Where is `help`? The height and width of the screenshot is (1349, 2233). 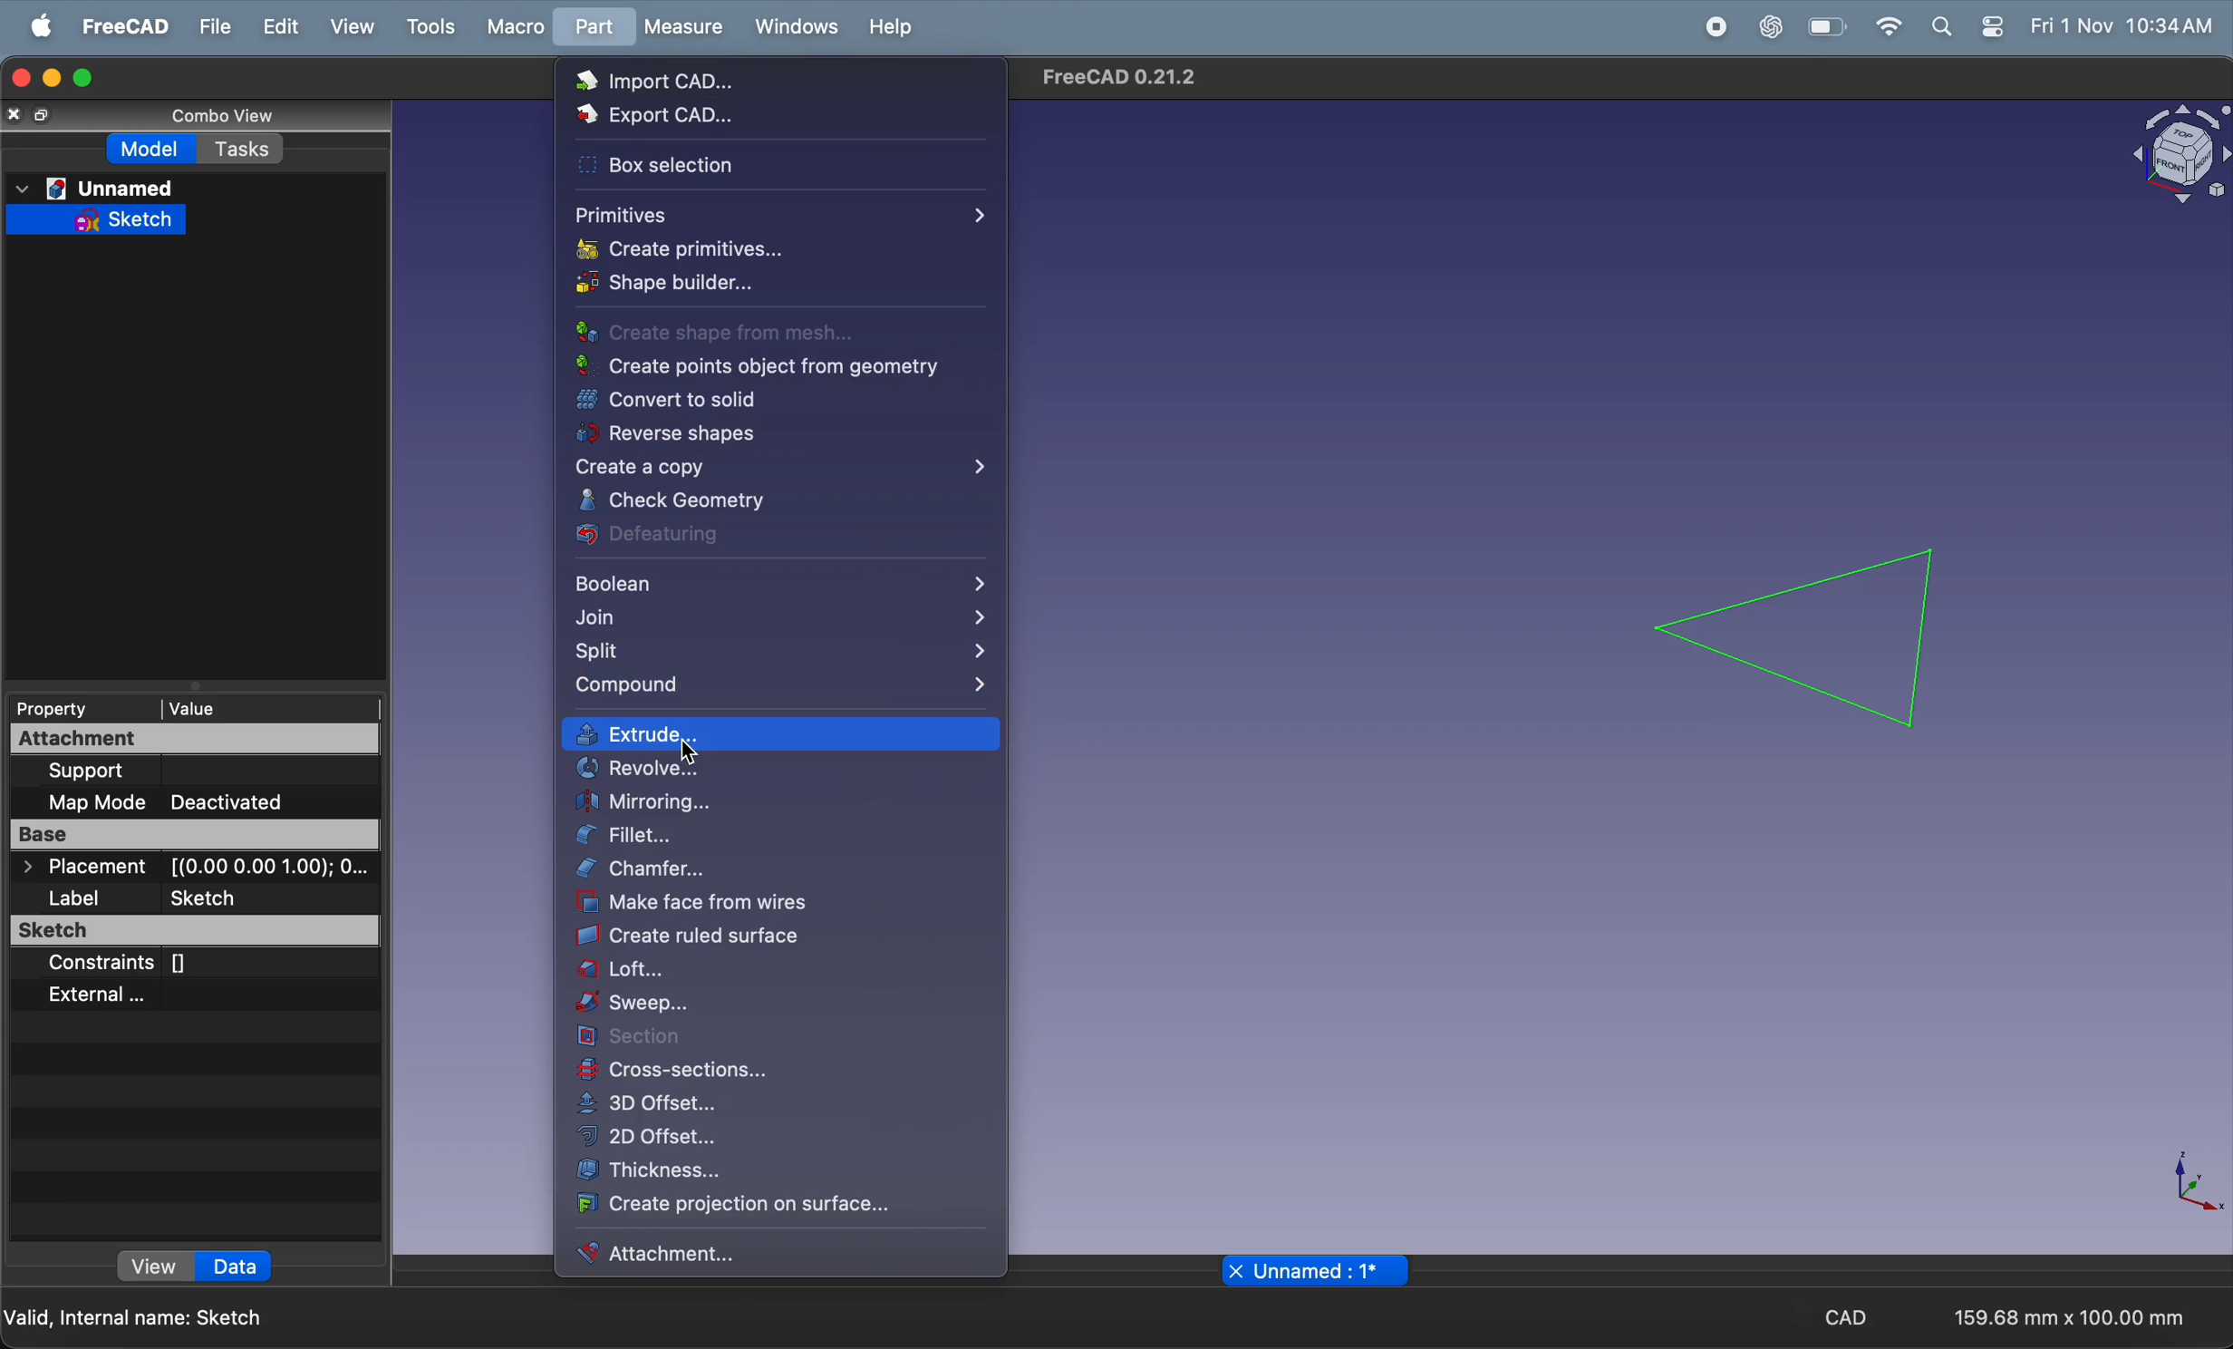
help is located at coordinates (894, 27).